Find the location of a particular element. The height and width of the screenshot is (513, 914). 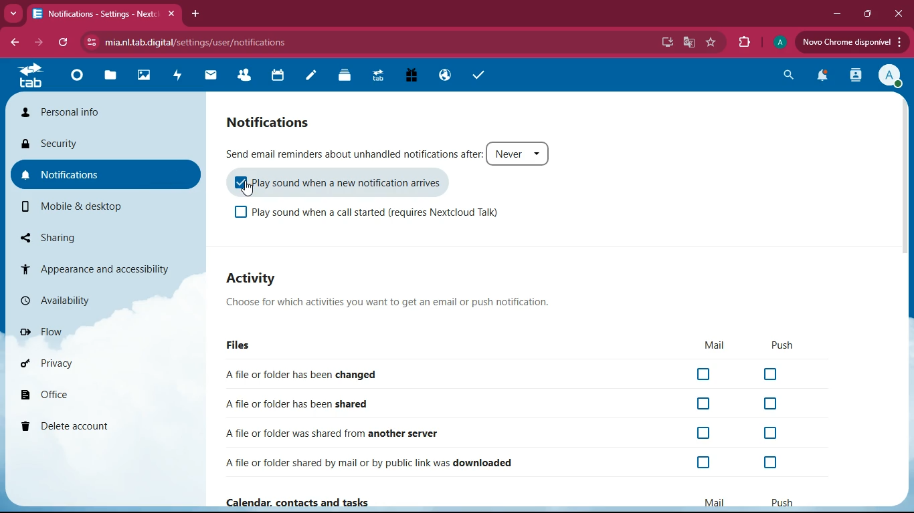

notification is located at coordinates (281, 122).